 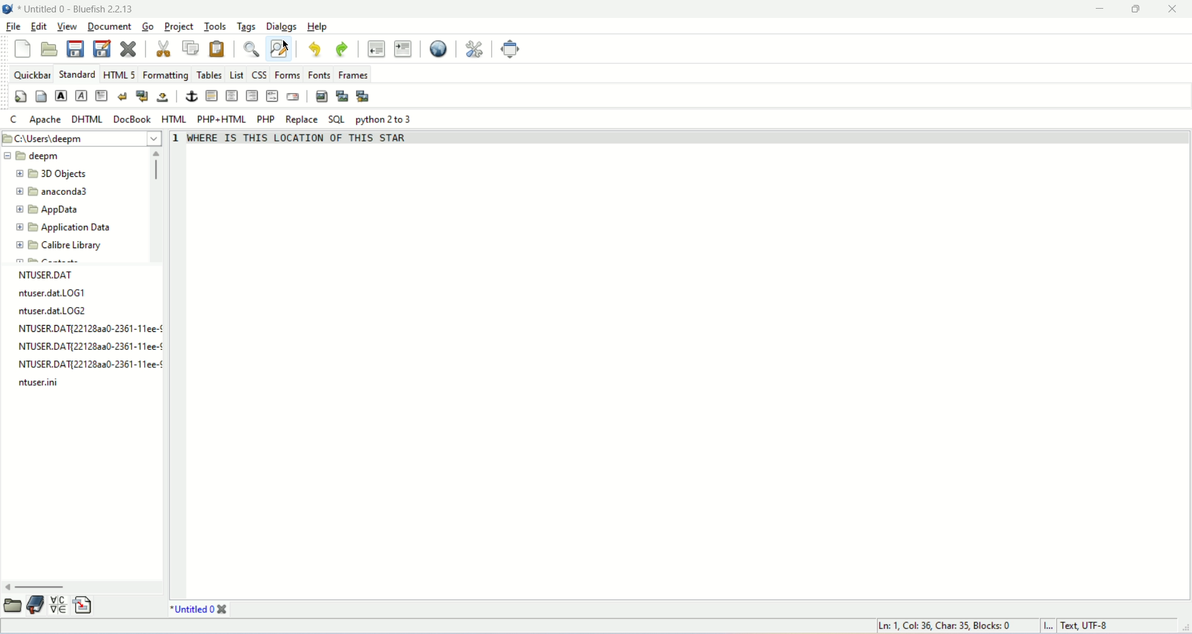 What do you see at coordinates (209, 76) in the screenshot?
I see `tables` at bounding box center [209, 76].